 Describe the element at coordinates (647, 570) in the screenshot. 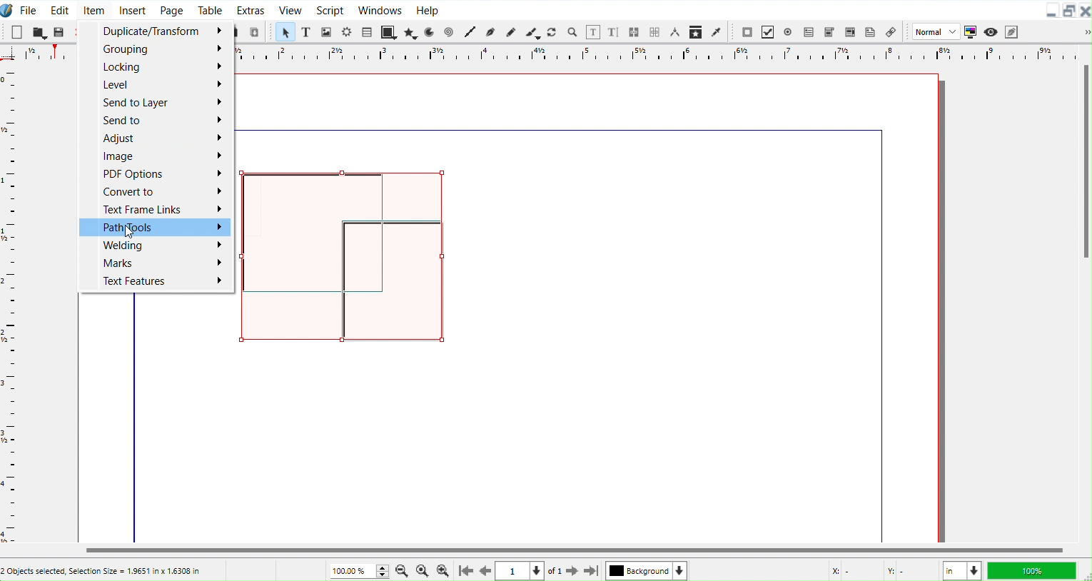

I see `Select current layer` at that location.